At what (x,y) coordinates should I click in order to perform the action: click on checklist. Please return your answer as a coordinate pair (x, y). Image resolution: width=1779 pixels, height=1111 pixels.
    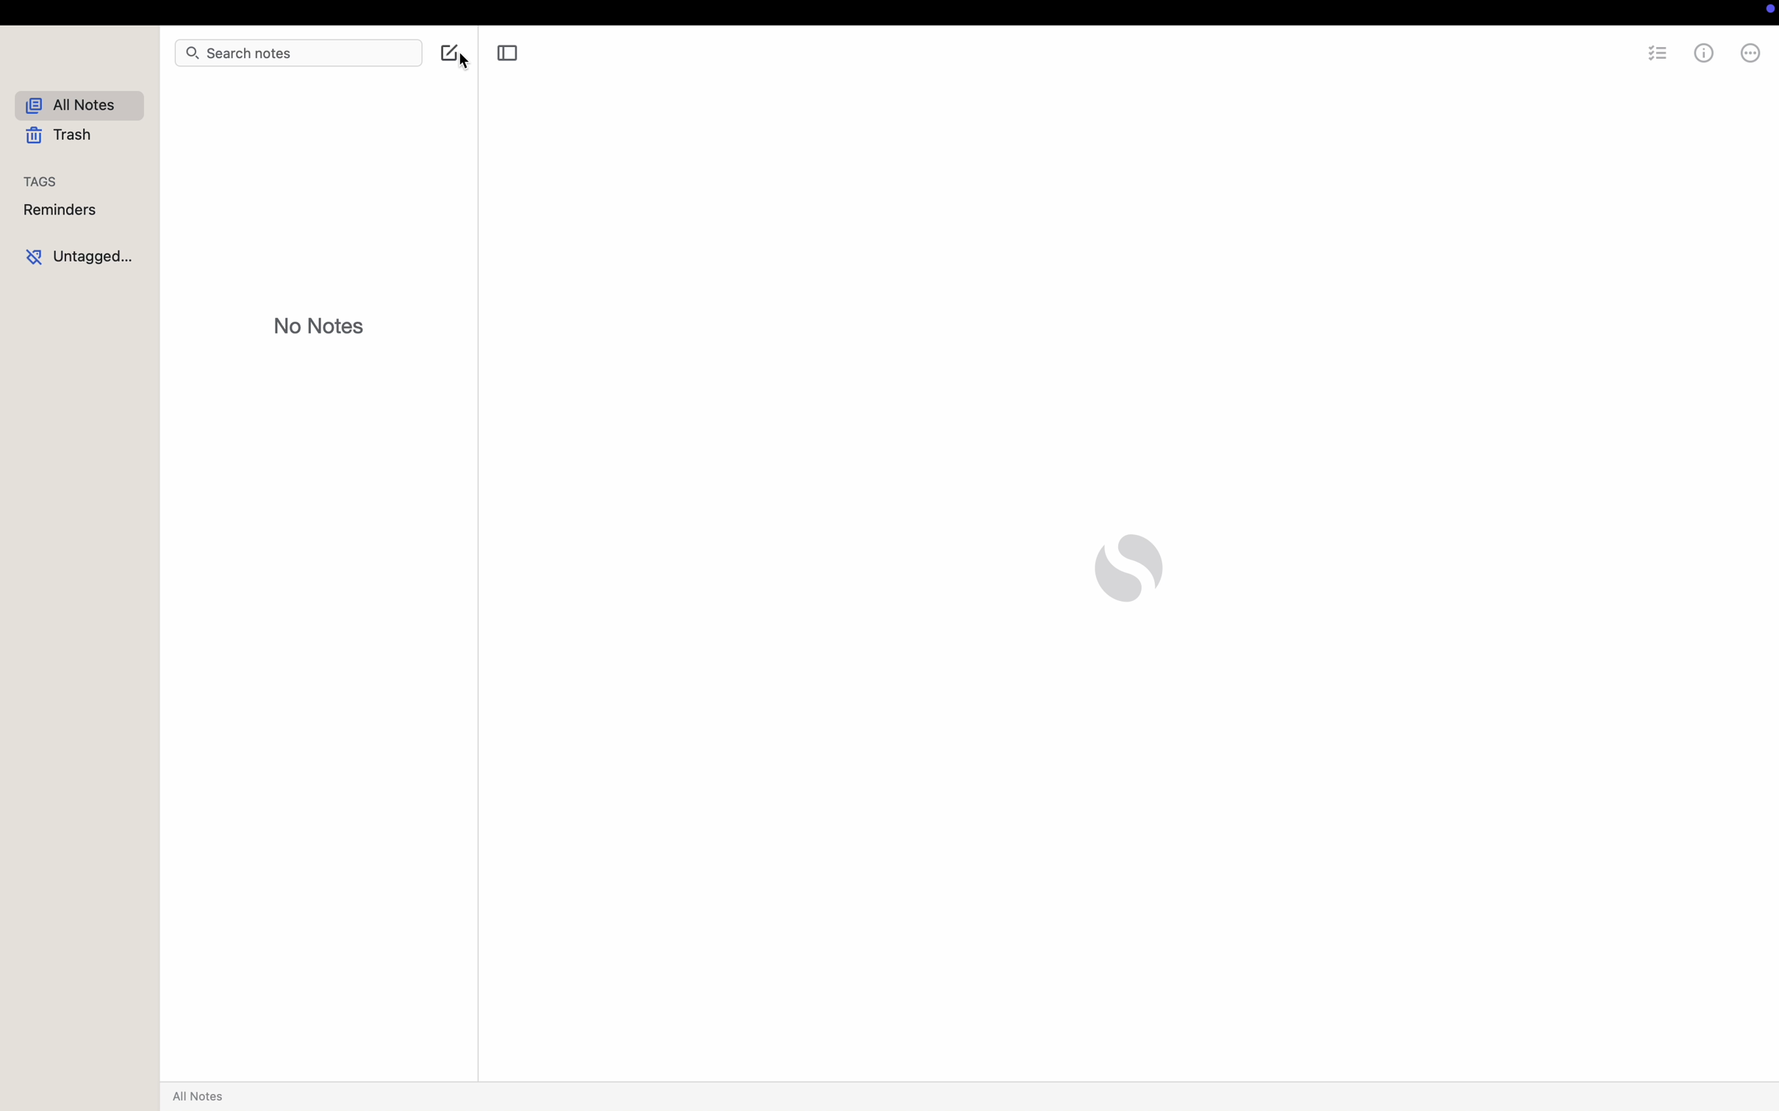
    Looking at the image, I should click on (1654, 56).